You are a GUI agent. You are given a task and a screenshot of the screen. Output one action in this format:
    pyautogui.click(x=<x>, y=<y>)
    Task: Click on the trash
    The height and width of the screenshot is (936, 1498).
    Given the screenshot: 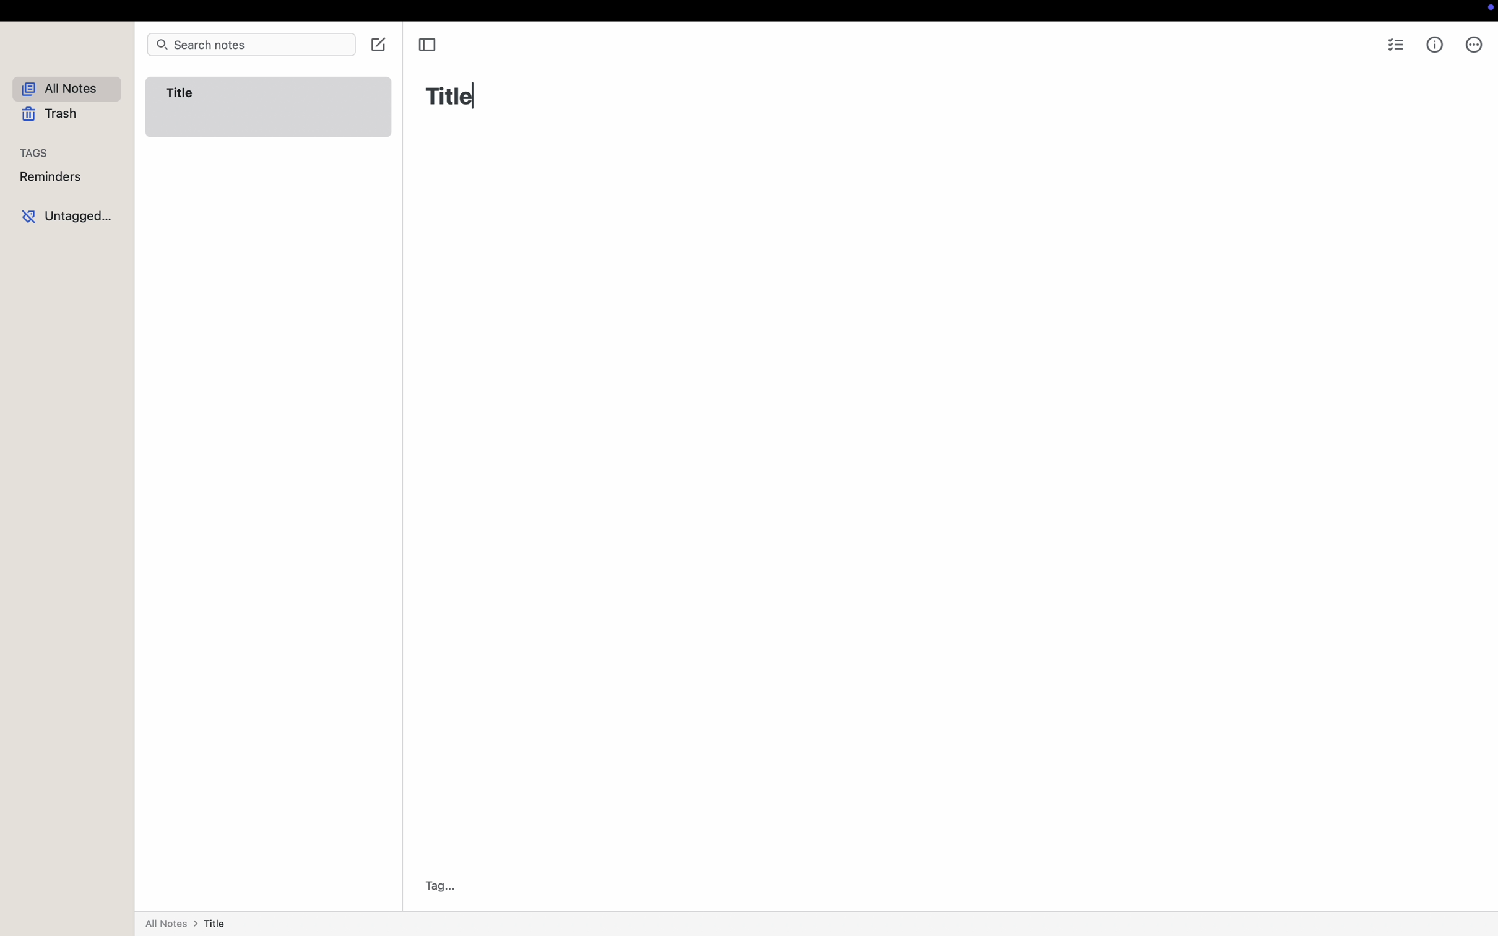 What is the action you would take?
    pyautogui.click(x=50, y=115)
    